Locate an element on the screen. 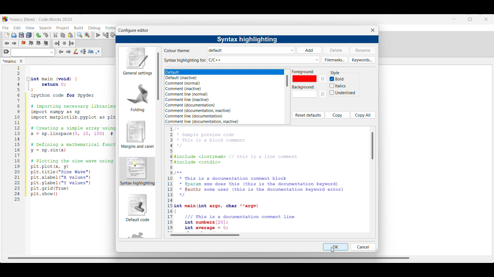 The height and width of the screenshot is (277, 494). Default inactive is located at coordinates (184, 78).